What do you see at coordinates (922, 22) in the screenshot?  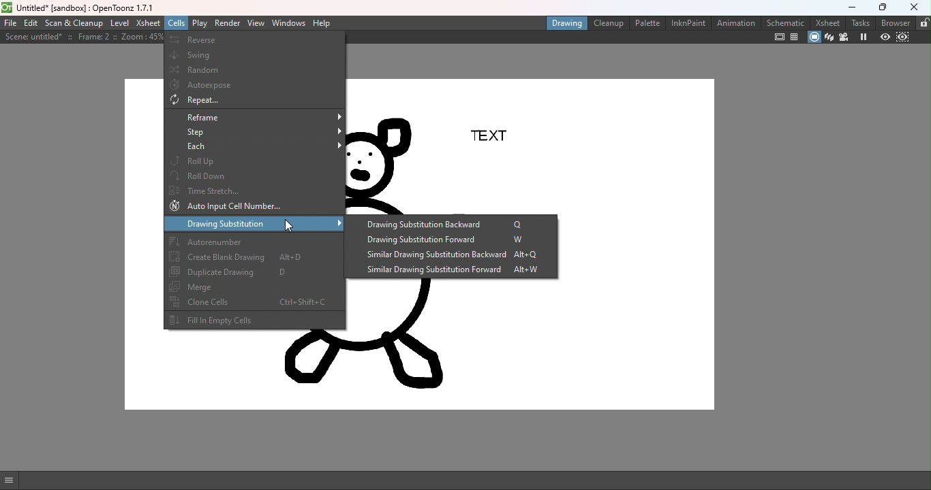 I see `lock rooms tab` at bounding box center [922, 22].